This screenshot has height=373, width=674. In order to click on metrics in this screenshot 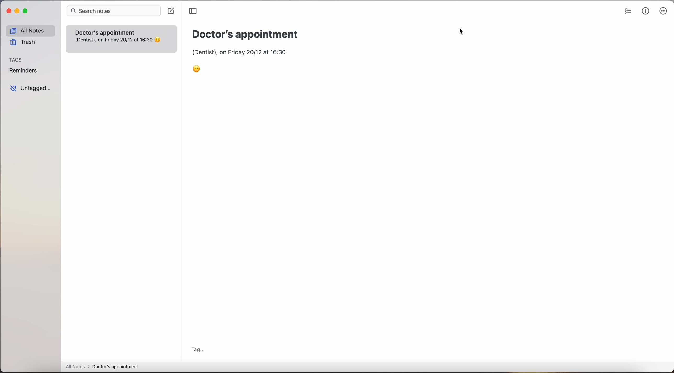, I will do `click(645, 11)`.